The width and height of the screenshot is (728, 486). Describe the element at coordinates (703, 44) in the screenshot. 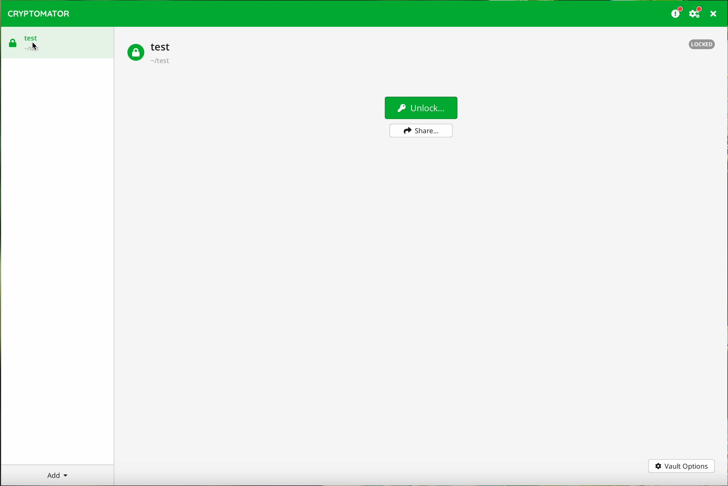

I see `locked` at that location.